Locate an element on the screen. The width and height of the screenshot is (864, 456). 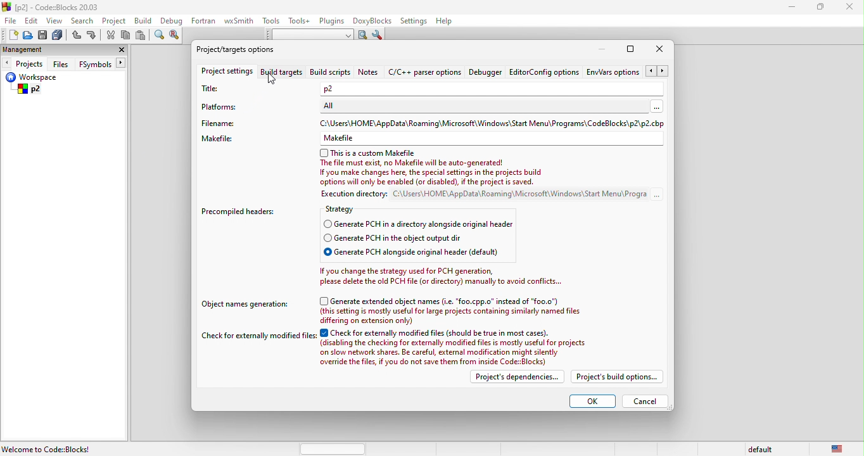
cursor movement is located at coordinates (275, 79).